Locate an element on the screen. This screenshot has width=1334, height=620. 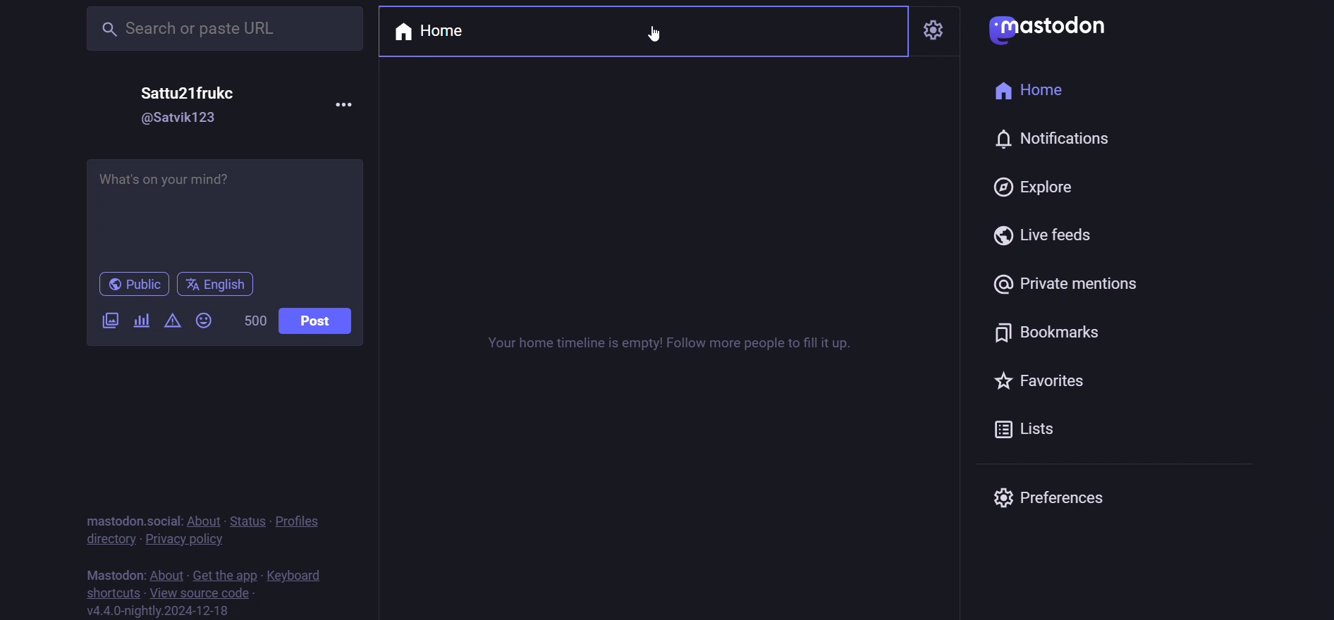
mastodon is located at coordinates (111, 572).